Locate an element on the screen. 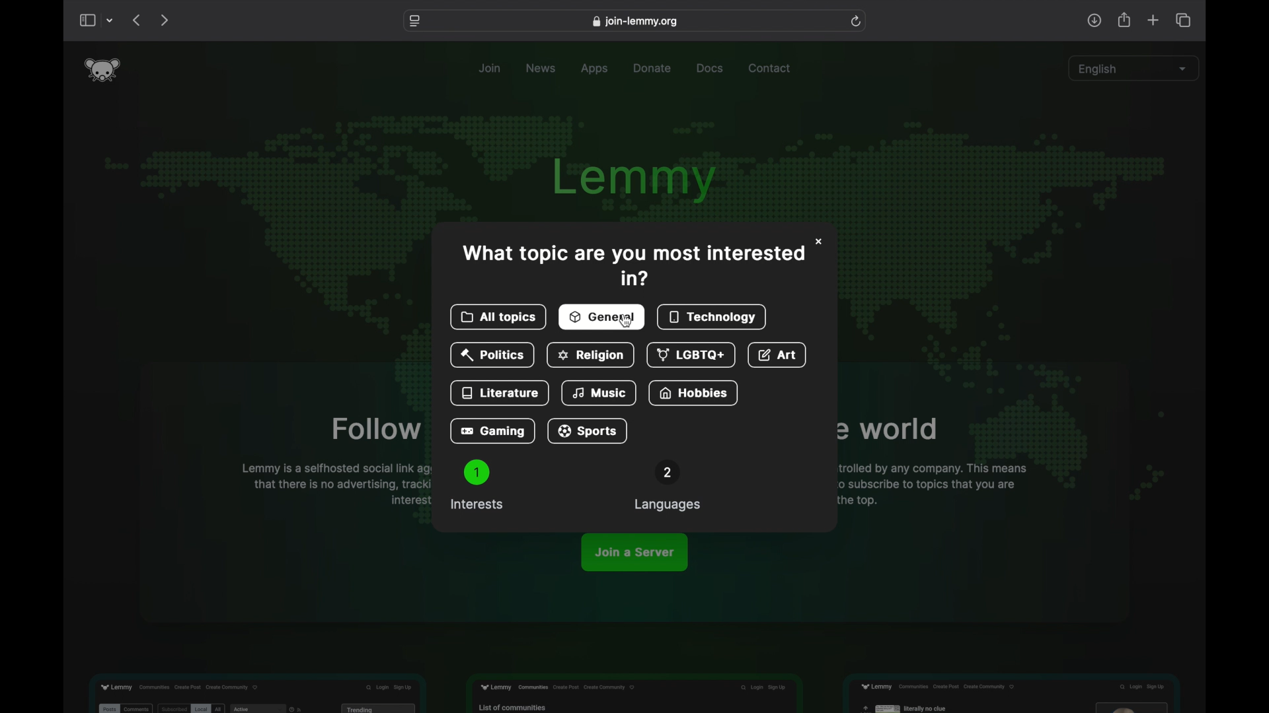 This screenshot has height=713, width=1269. contact is located at coordinates (769, 69).